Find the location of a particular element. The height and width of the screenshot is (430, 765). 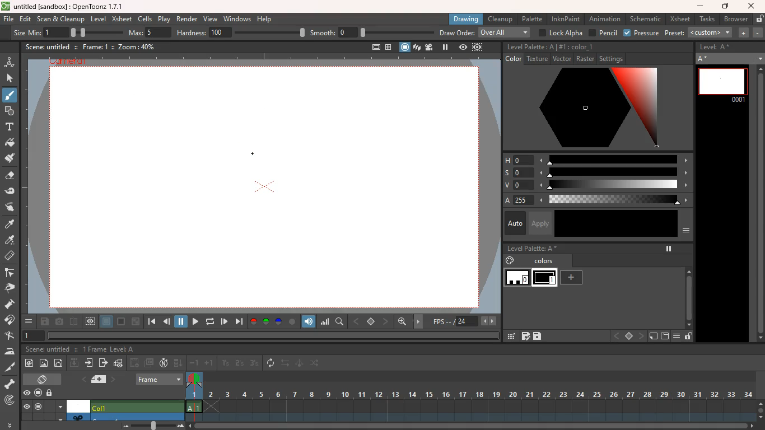

screen is located at coordinates (665, 336).